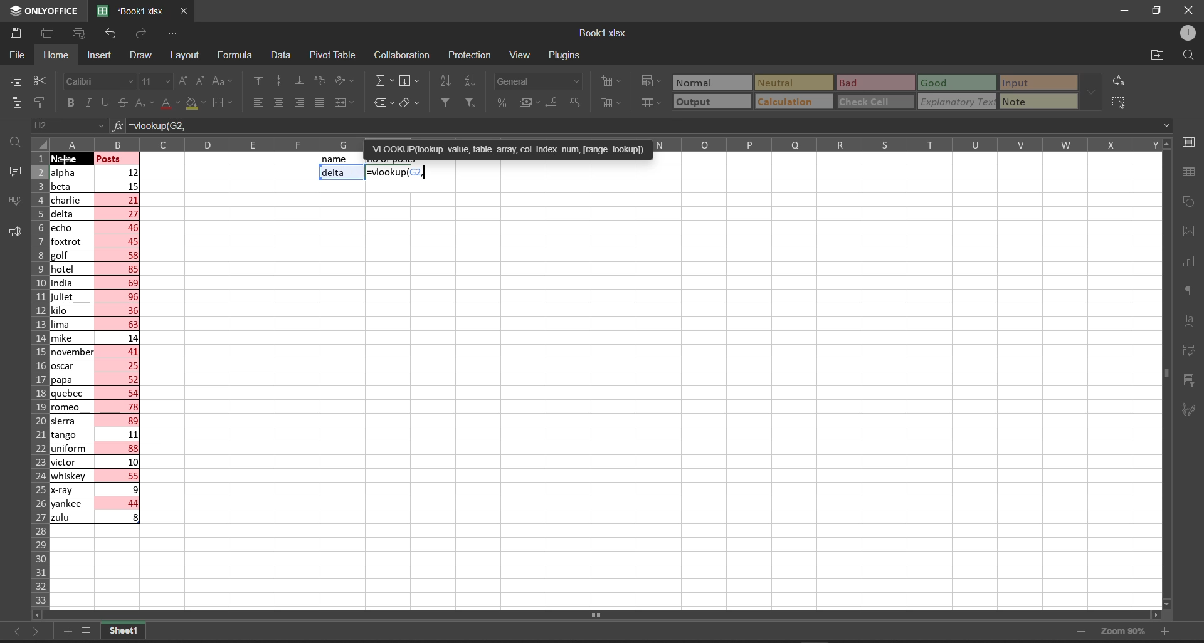 This screenshot has height=643, width=1204. Describe the element at coordinates (411, 81) in the screenshot. I see `fill` at that location.